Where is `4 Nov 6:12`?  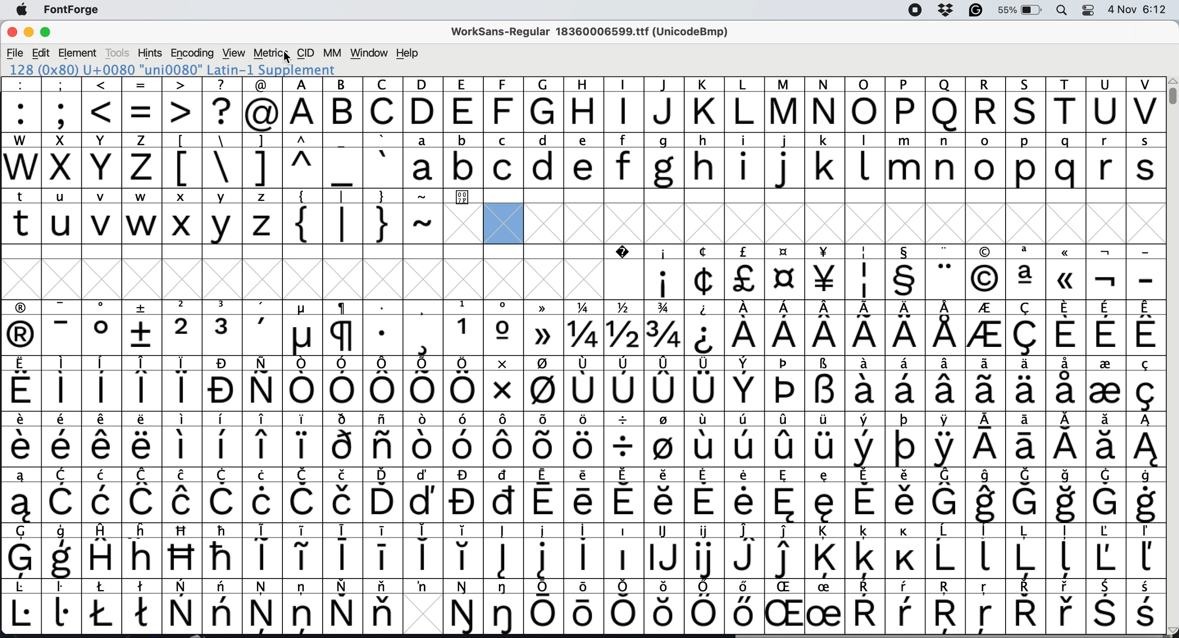 4 Nov 6:12 is located at coordinates (1137, 11).